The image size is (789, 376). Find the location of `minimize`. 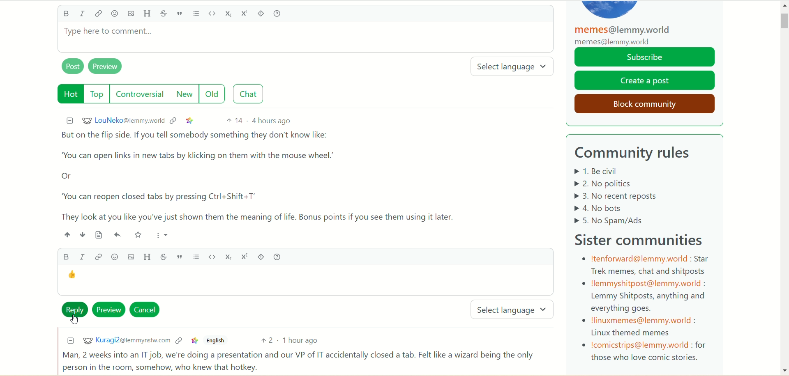

minimize is located at coordinates (67, 120).